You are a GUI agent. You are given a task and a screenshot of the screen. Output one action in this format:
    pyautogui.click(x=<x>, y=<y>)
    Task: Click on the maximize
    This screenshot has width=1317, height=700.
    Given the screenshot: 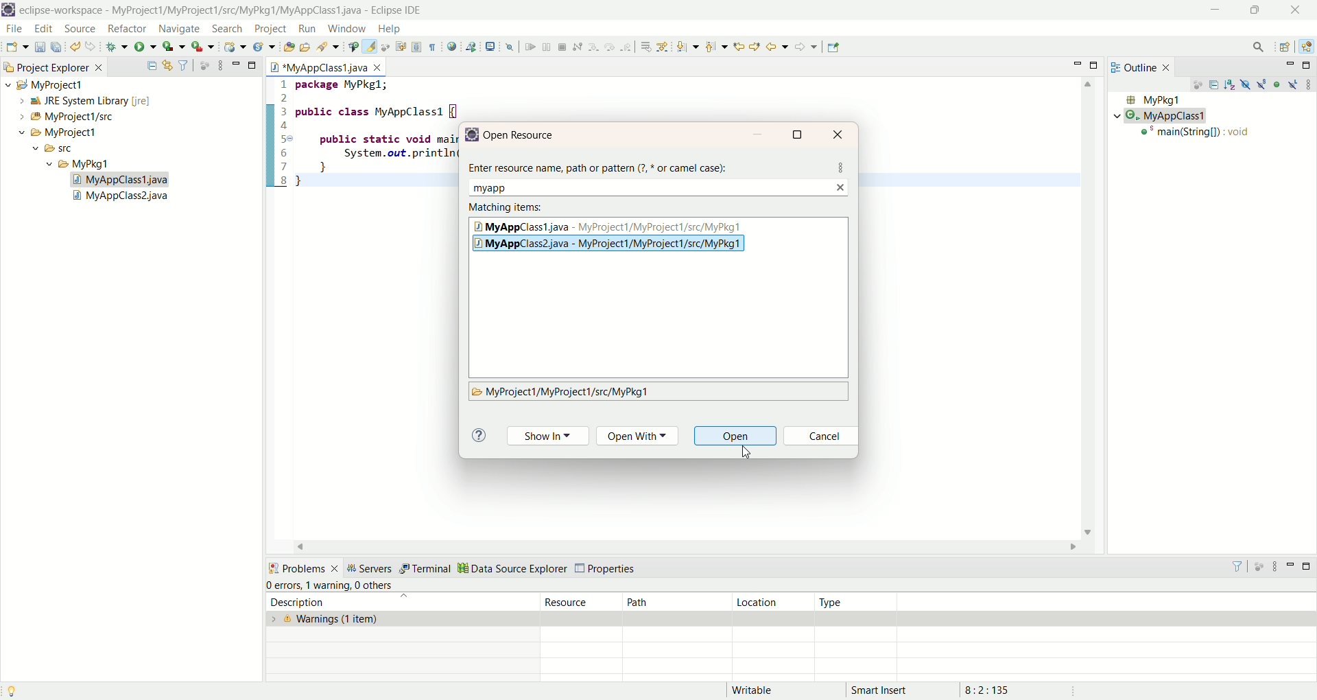 What is the action you would take?
    pyautogui.click(x=253, y=64)
    